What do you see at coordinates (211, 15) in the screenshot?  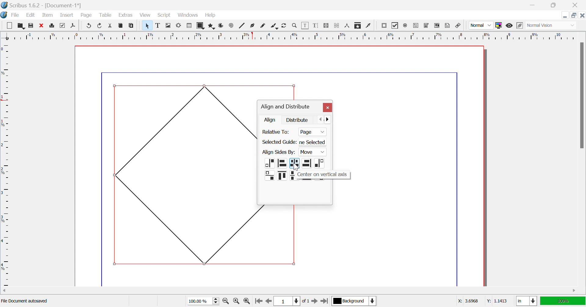 I see `Help` at bounding box center [211, 15].